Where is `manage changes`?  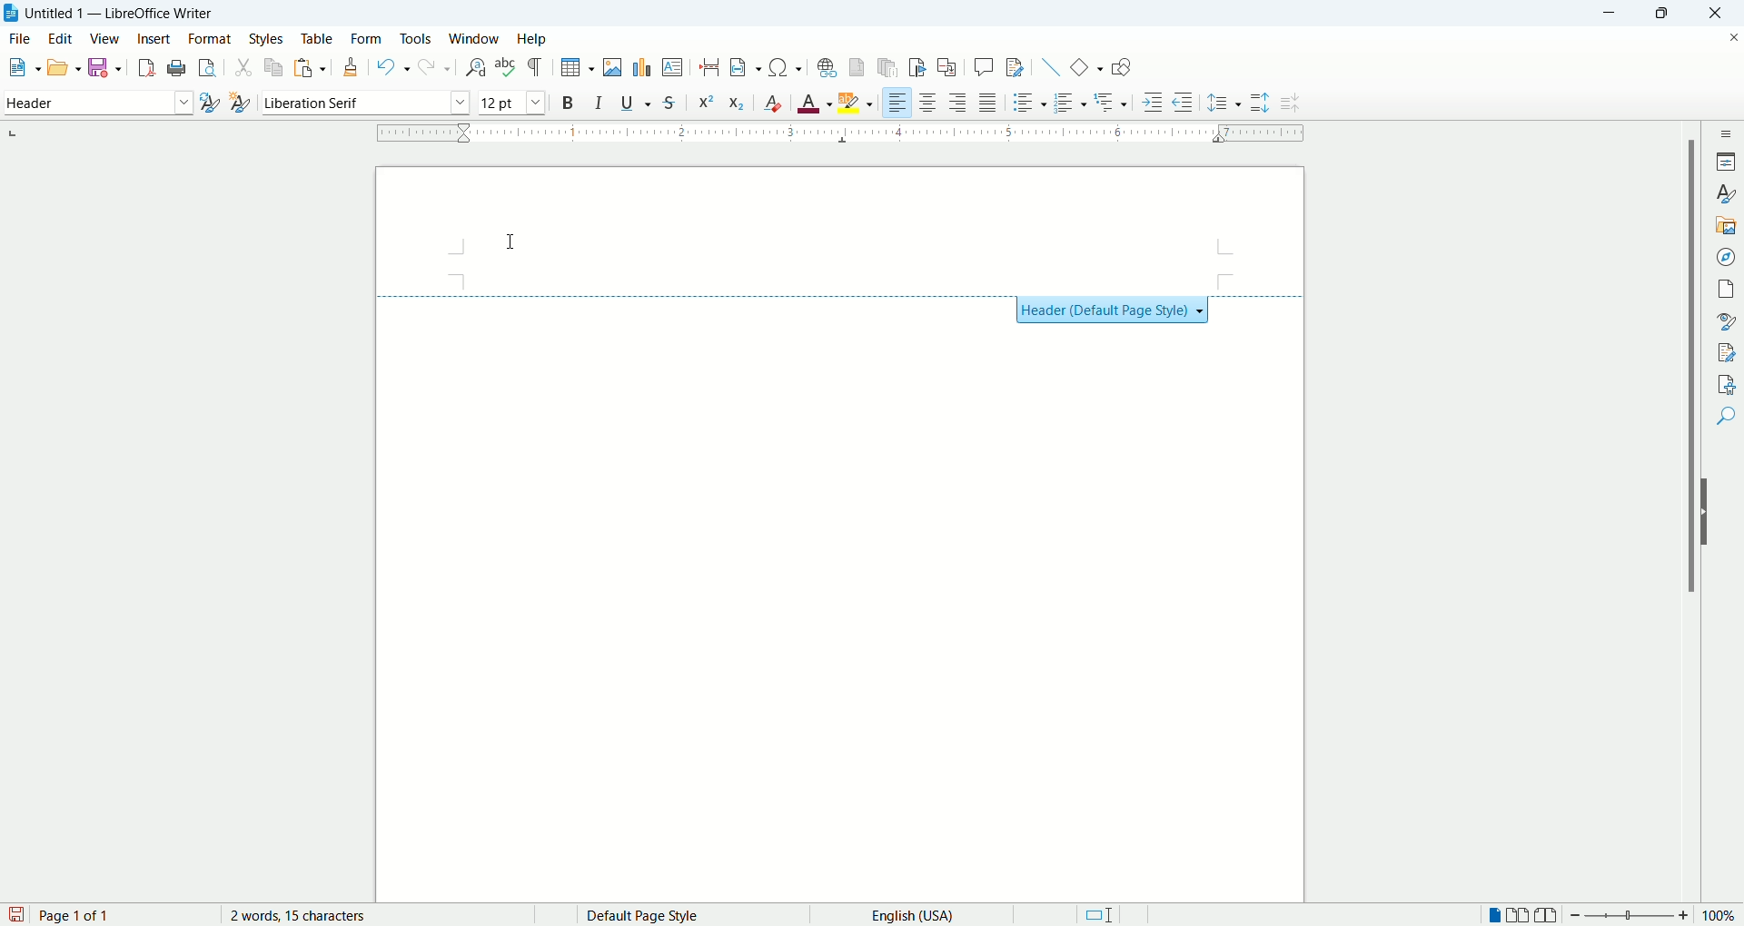
manage changes is located at coordinates (1726, 352).